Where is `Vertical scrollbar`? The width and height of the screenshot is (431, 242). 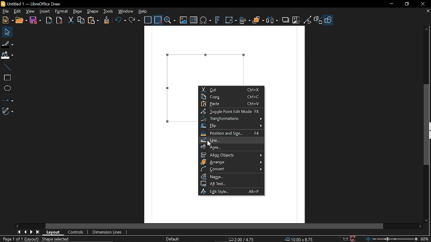
Vertical scrollbar is located at coordinates (428, 125).